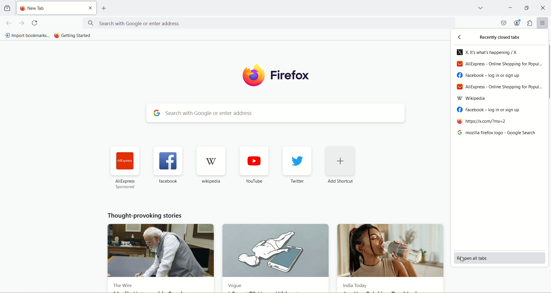 The image size is (551, 293). What do you see at coordinates (268, 23) in the screenshot?
I see `search with google or enter address` at bounding box center [268, 23].